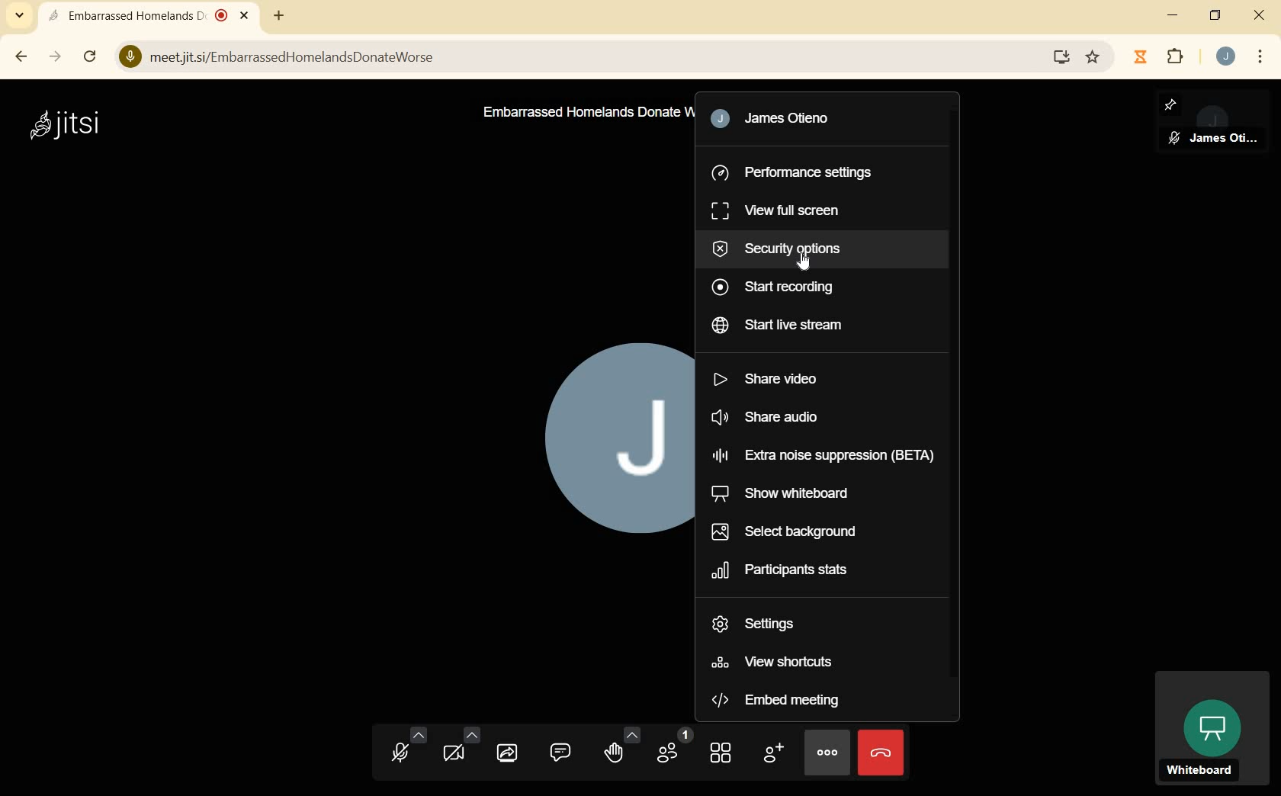 The image size is (1281, 796). I want to click on back, so click(20, 56).